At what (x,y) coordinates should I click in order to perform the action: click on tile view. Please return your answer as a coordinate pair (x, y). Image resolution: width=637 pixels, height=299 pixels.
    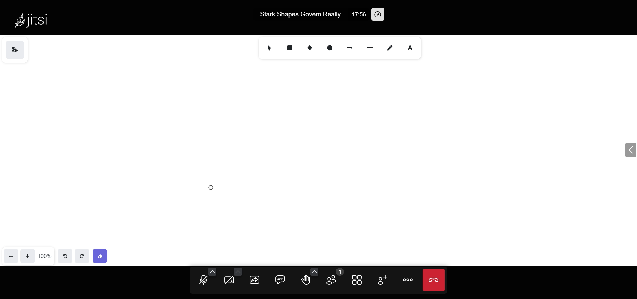
    Looking at the image, I should click on (357, 279).